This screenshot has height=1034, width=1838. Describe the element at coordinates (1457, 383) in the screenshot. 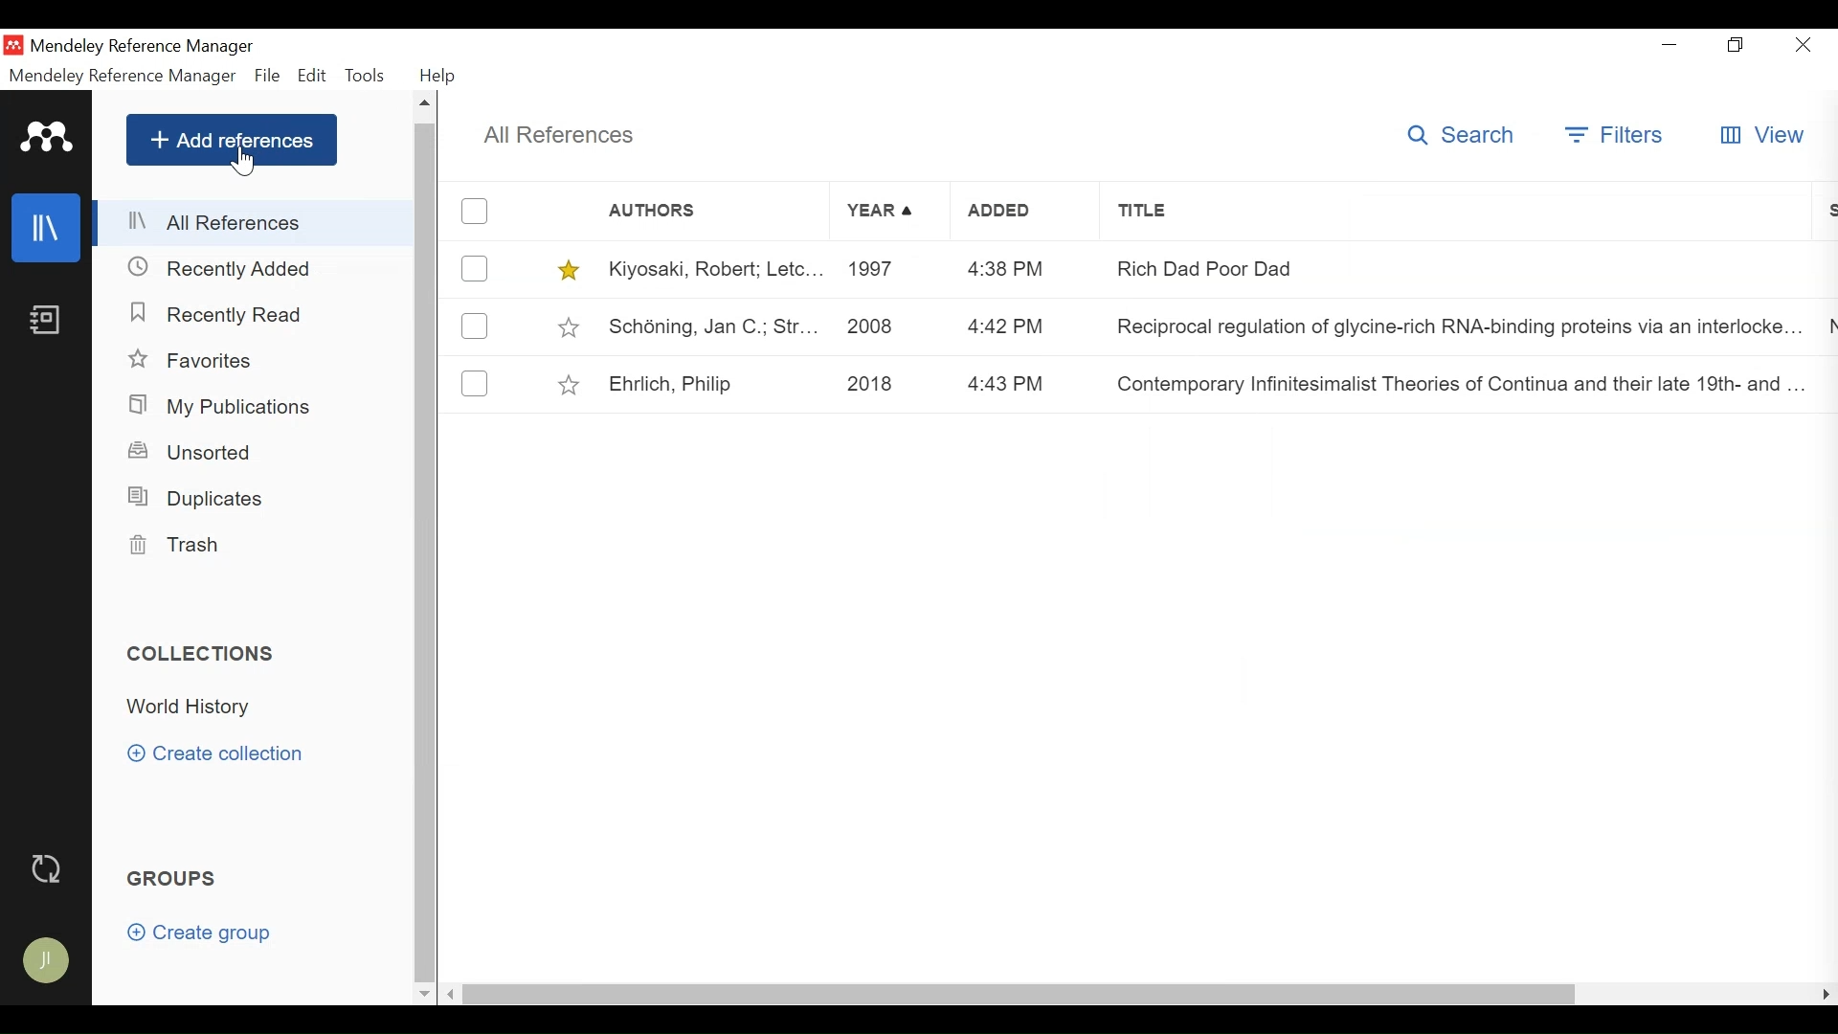

I see `Contemporary Infinitesimalist Theories of Continua and their late 19th-and` at that location.